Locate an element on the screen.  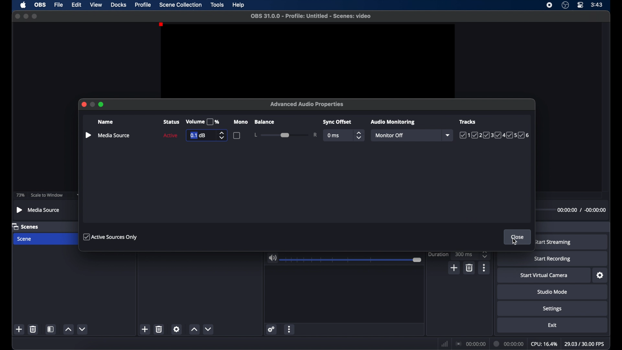
scale  to window is located at coordinates (47, 195).